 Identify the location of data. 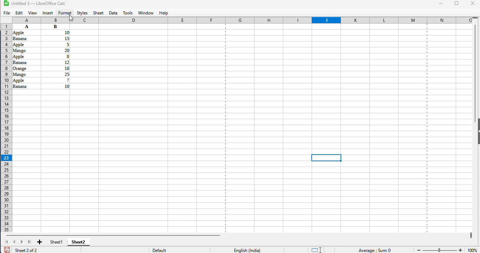
(113, 13).